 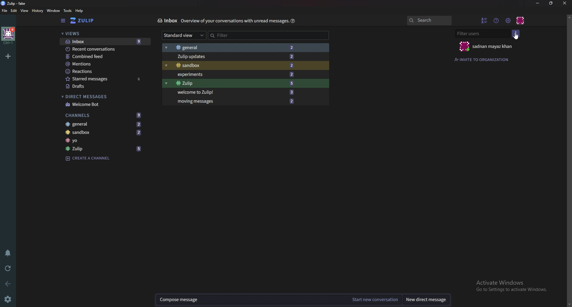 I want to click on User, so click(x=488, y=47).